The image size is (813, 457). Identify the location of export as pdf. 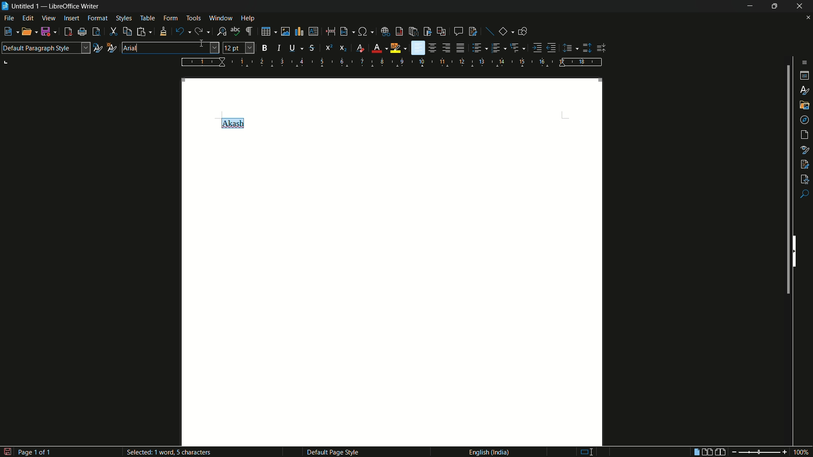
(68, 32).